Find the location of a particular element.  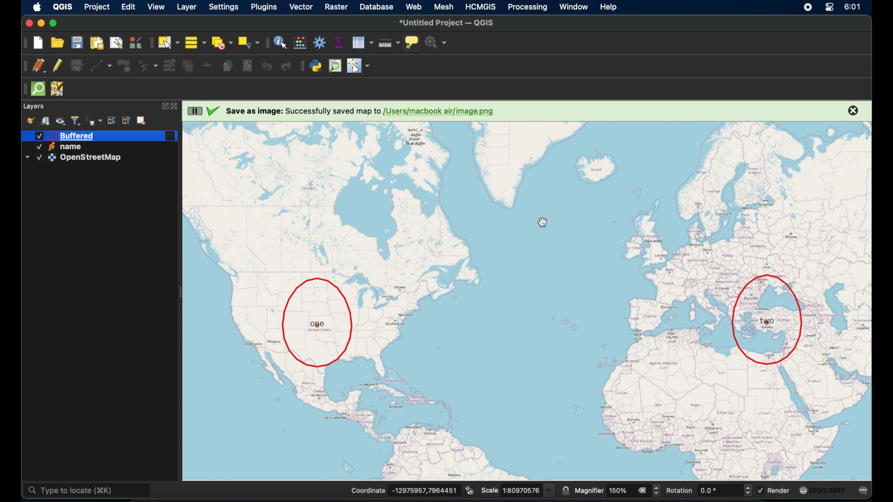

identify features is located at coordinates (280, 42).